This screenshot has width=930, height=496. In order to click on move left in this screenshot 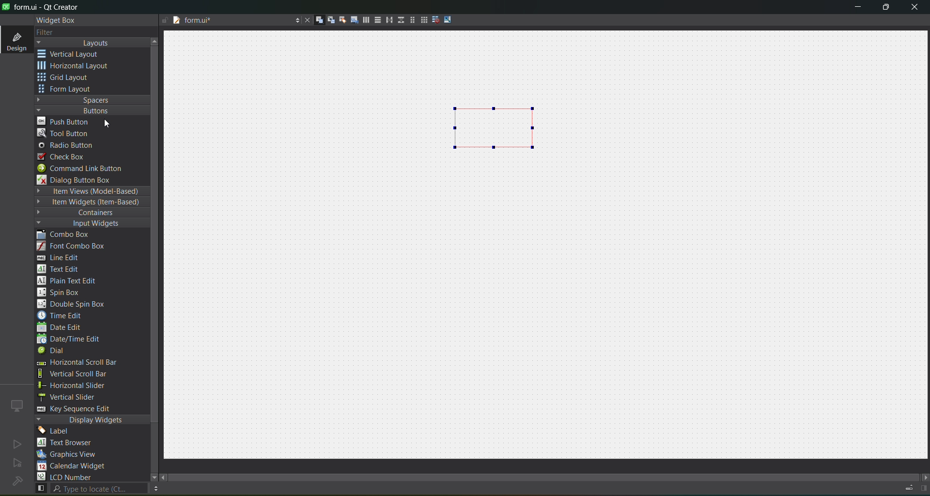, I will do `click(165, 478)`.